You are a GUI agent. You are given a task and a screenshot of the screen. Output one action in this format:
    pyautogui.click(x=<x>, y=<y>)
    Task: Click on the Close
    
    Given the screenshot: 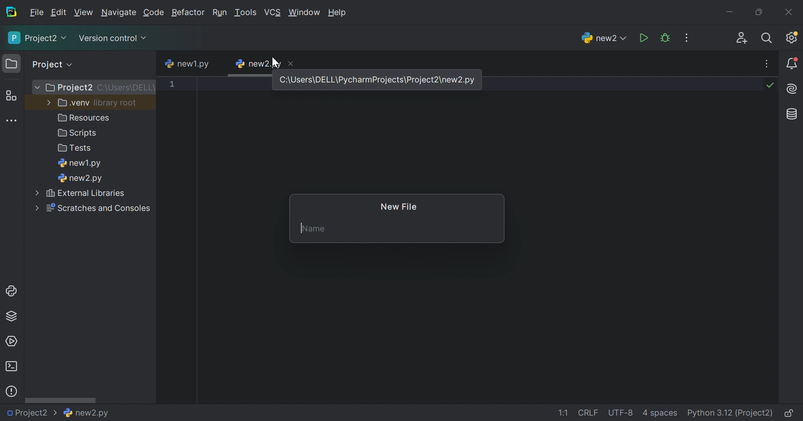 What is the action you would take?
    pyautogui.click(x=790, y=12)
    